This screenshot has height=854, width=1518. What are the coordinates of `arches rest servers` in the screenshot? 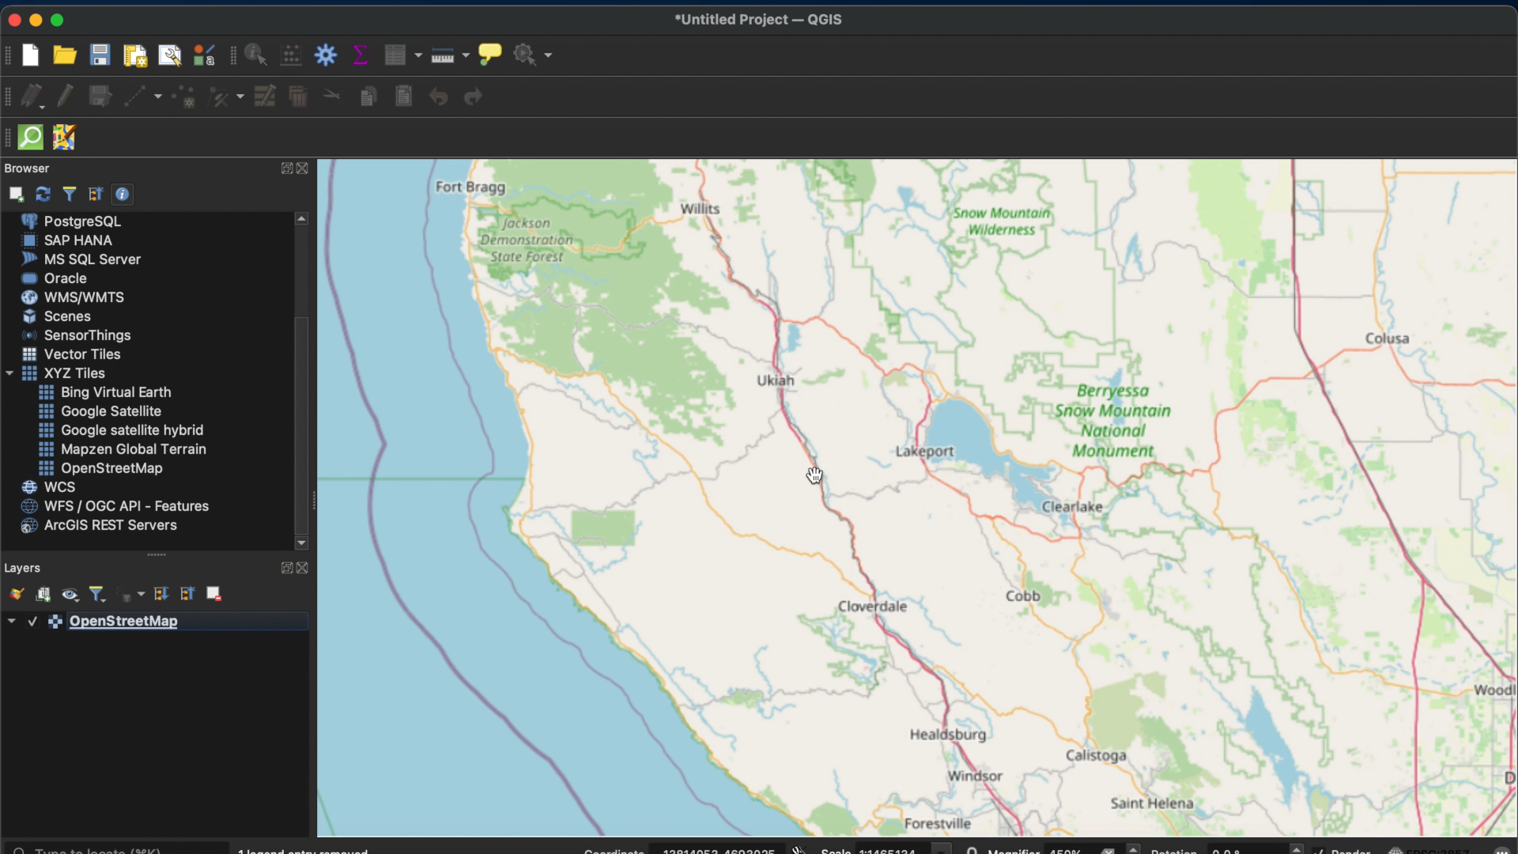 It's located at (97, 527).